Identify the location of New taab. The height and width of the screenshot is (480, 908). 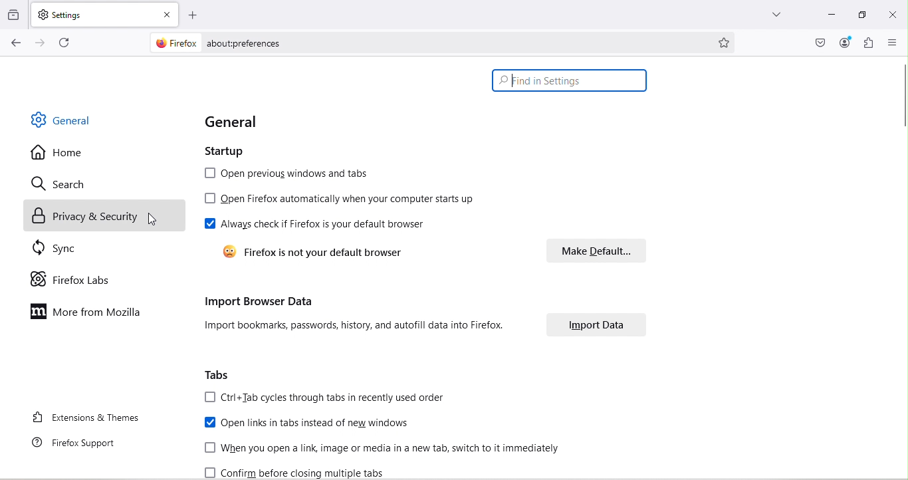
(194, 16).